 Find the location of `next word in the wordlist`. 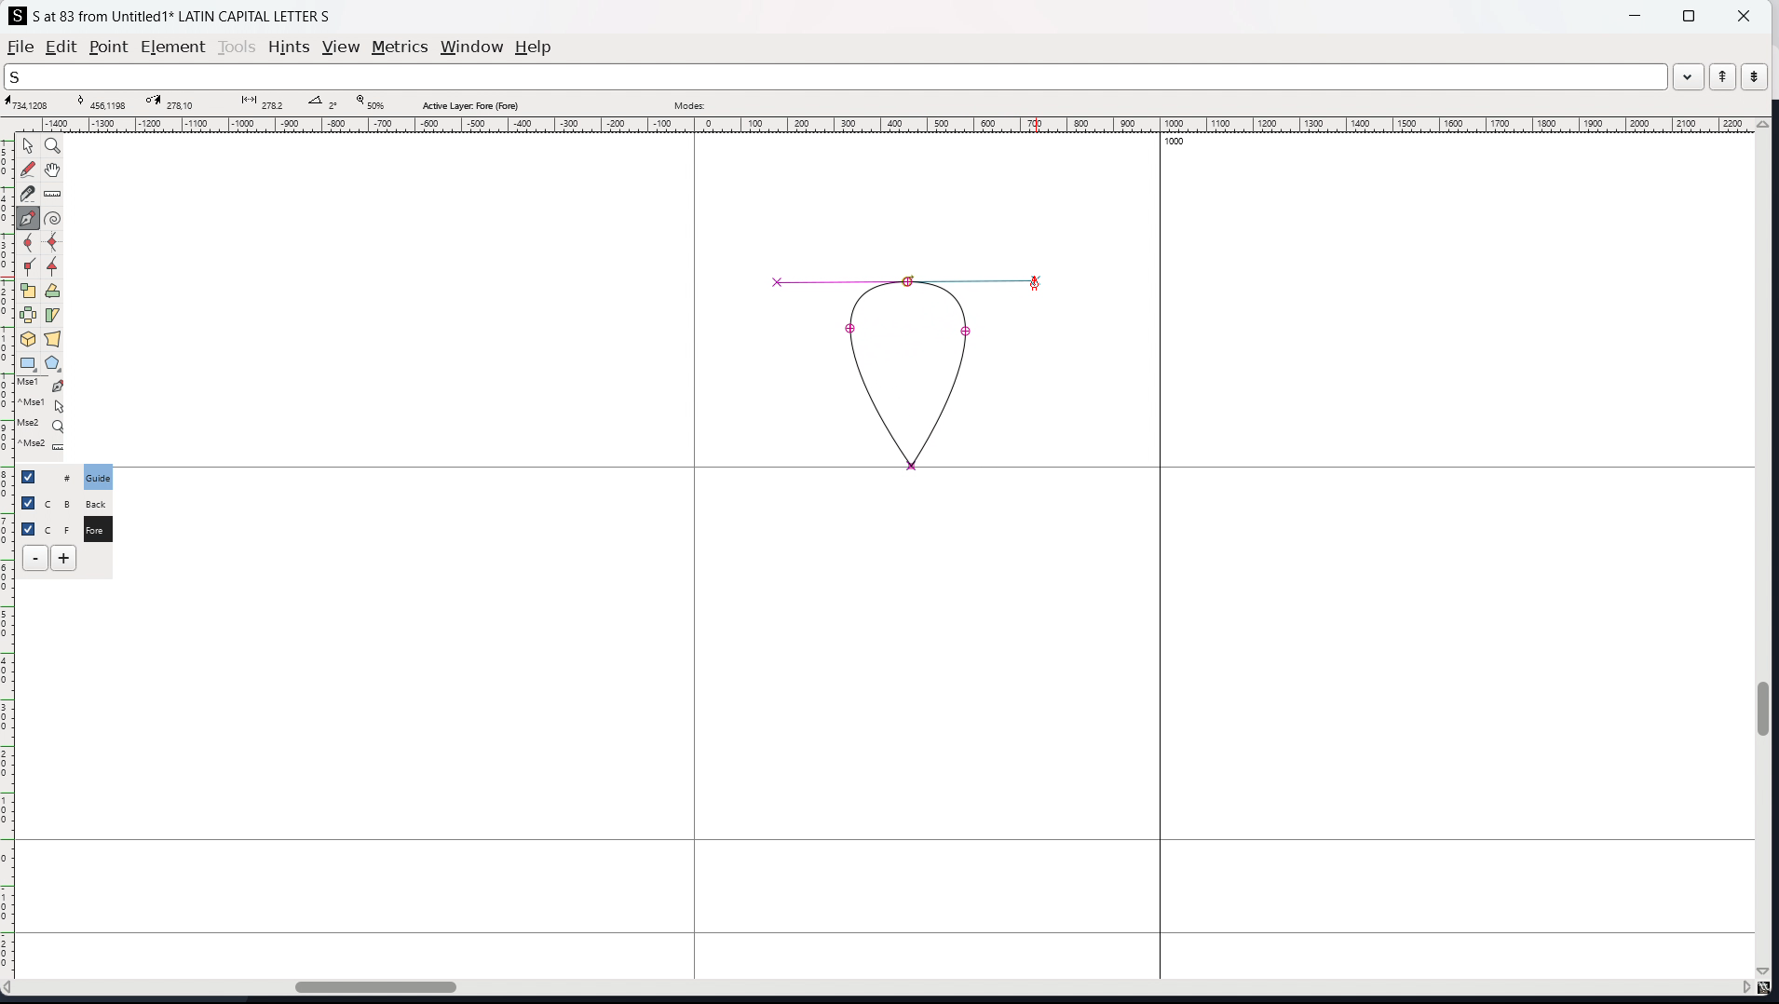

next word in the wordlist is located at coordinates (1754, 75).